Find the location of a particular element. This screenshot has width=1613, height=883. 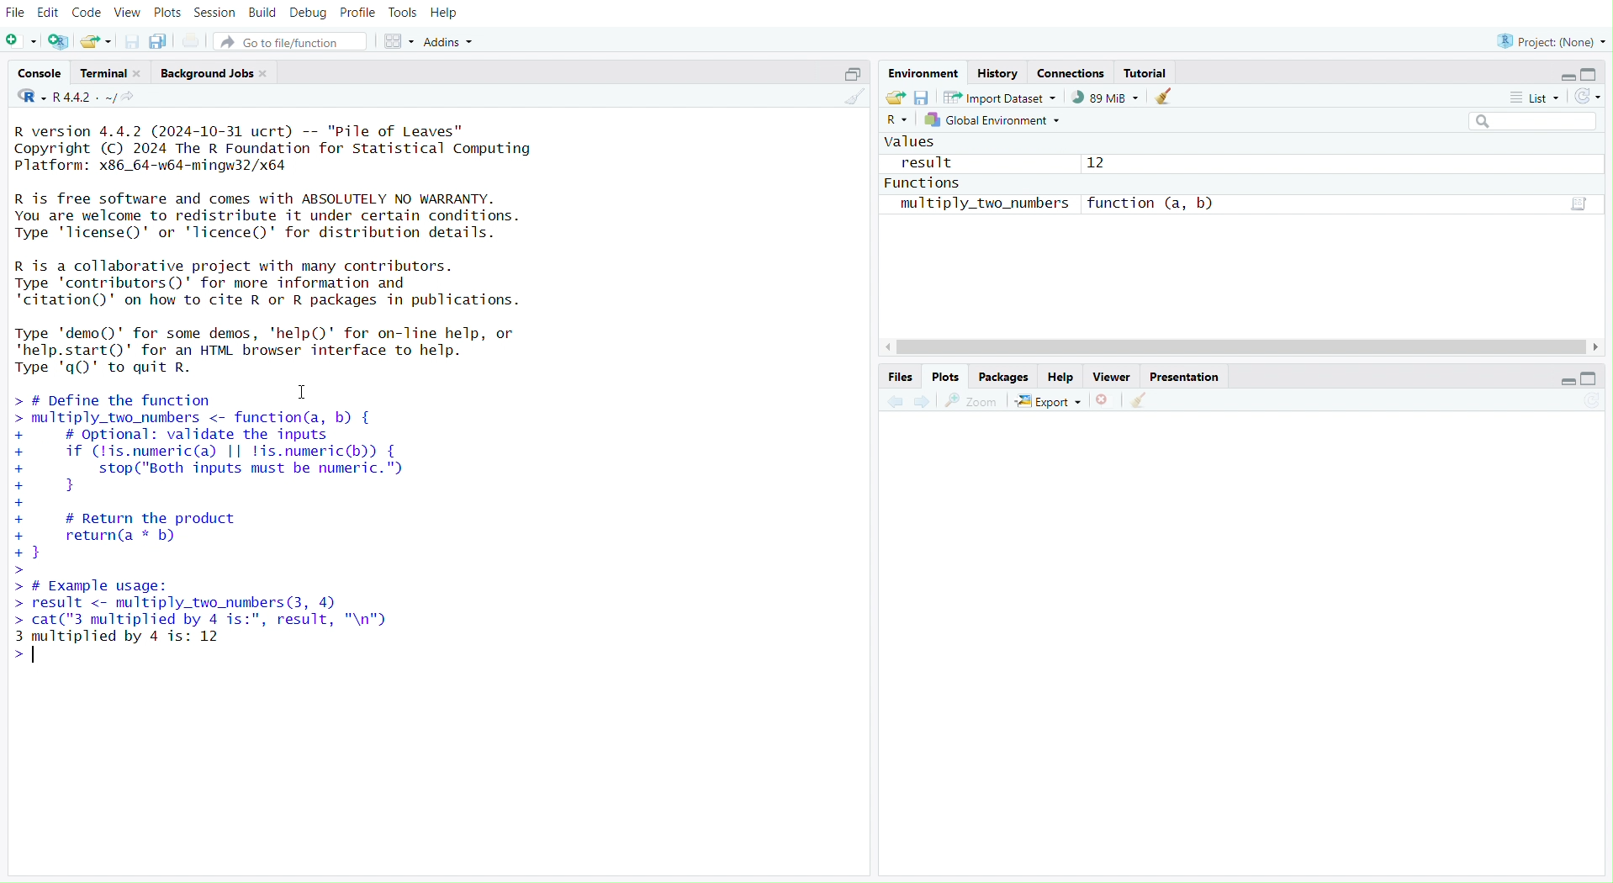

Background Jobs is located at coordinates (211, 73).